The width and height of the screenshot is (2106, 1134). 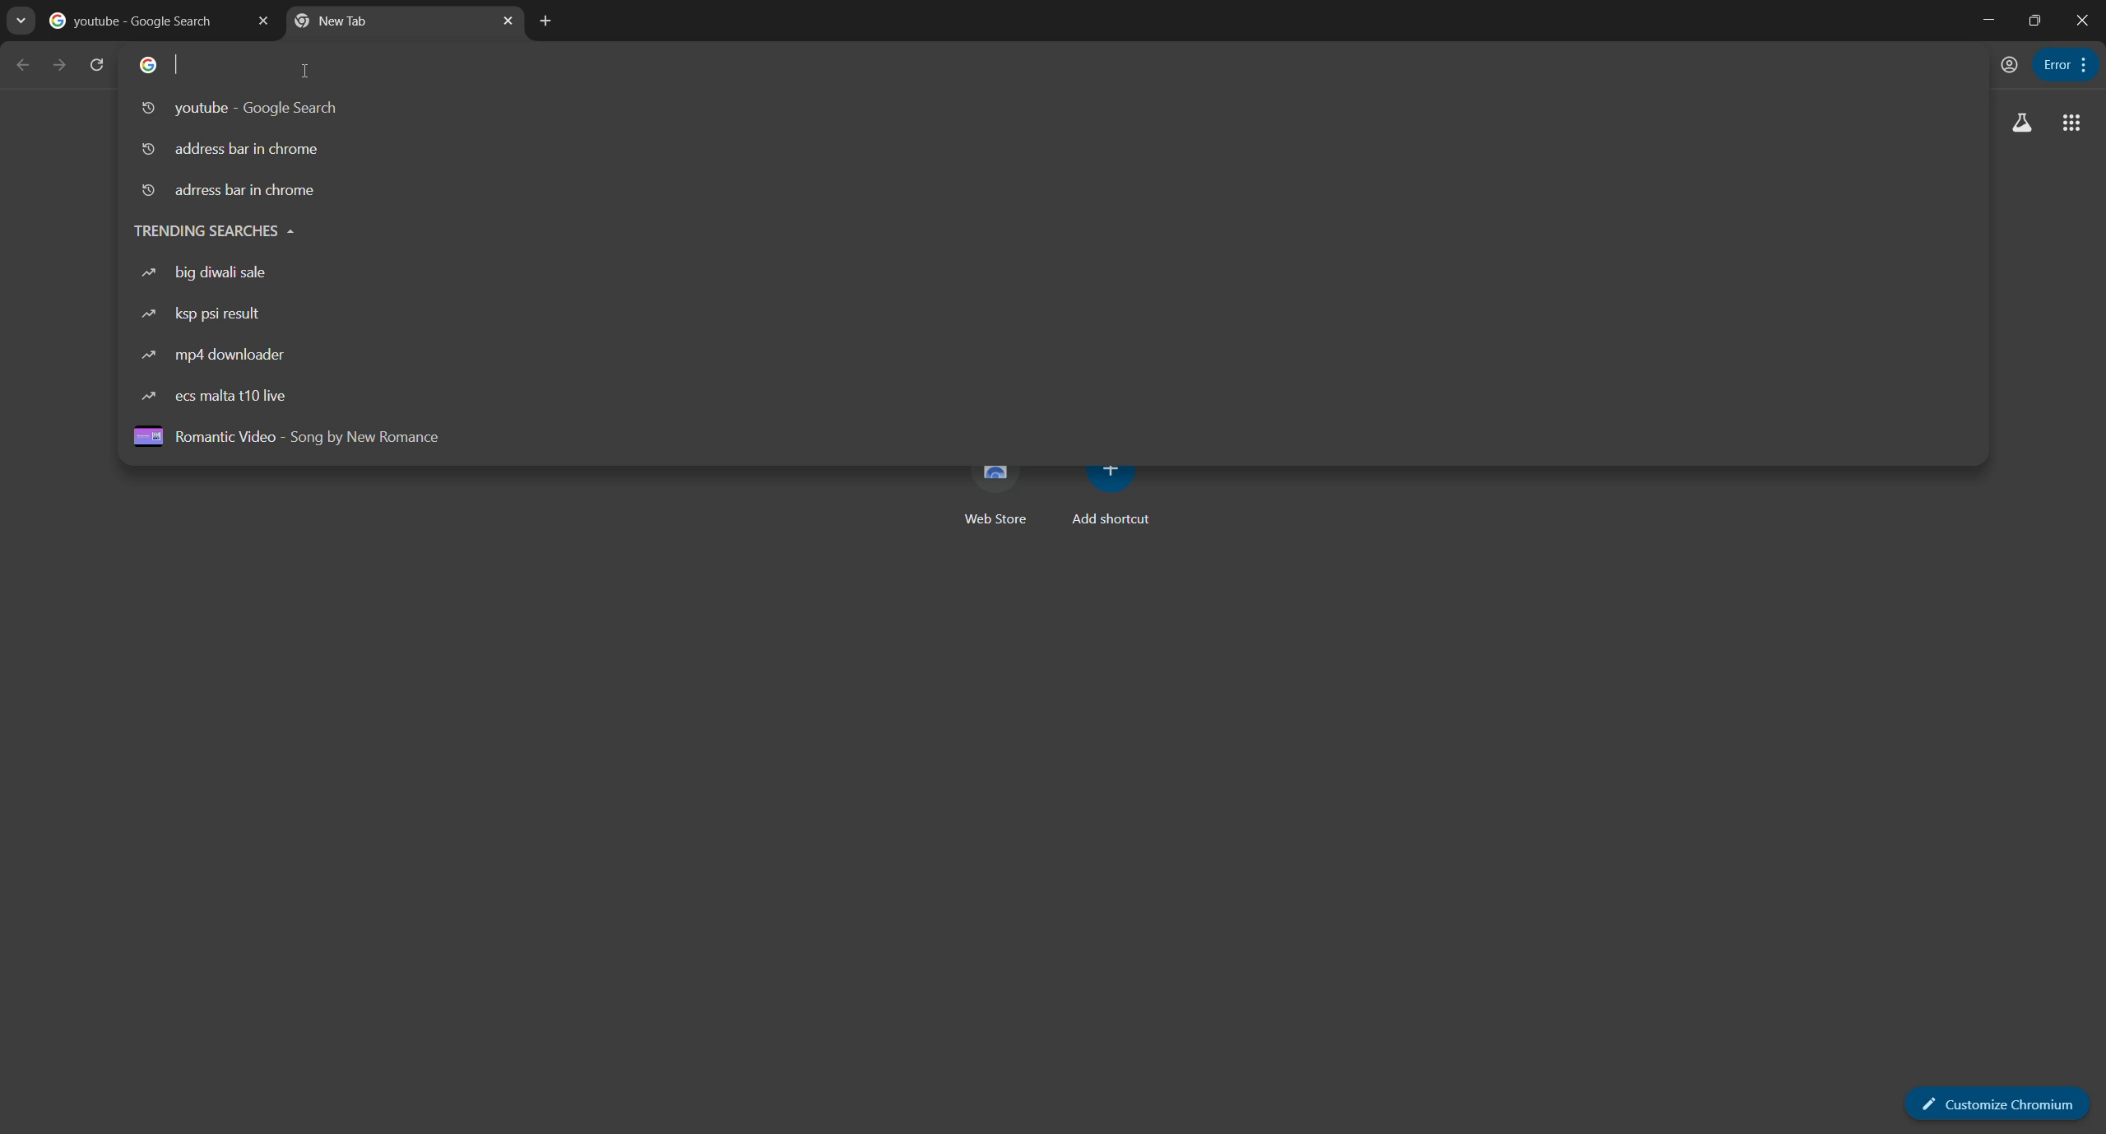 I want to click on close, so click(x=262, y=22).